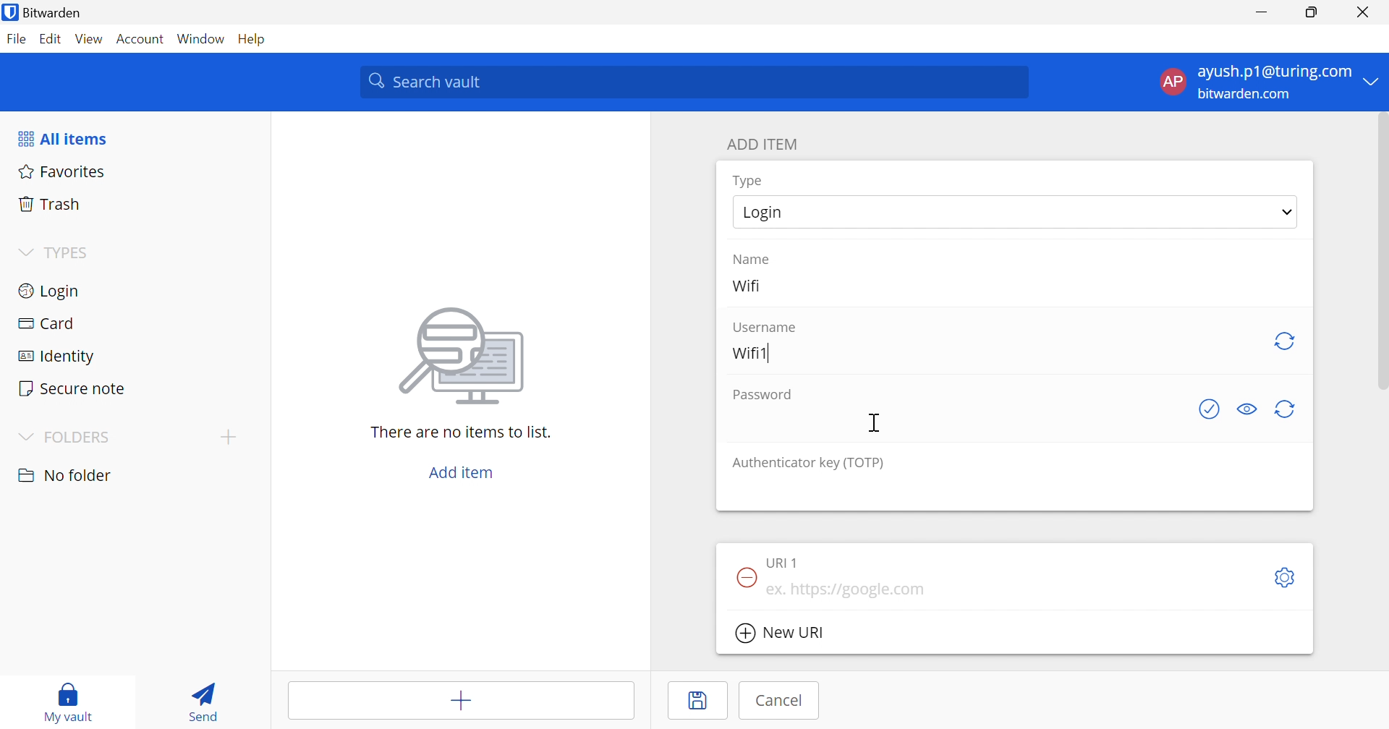 This screenshot has height=729, width=1389. What do you see at coordinates (59, 170) in the screenshot?
I see `Favorites` at bounding box center [59, 170].